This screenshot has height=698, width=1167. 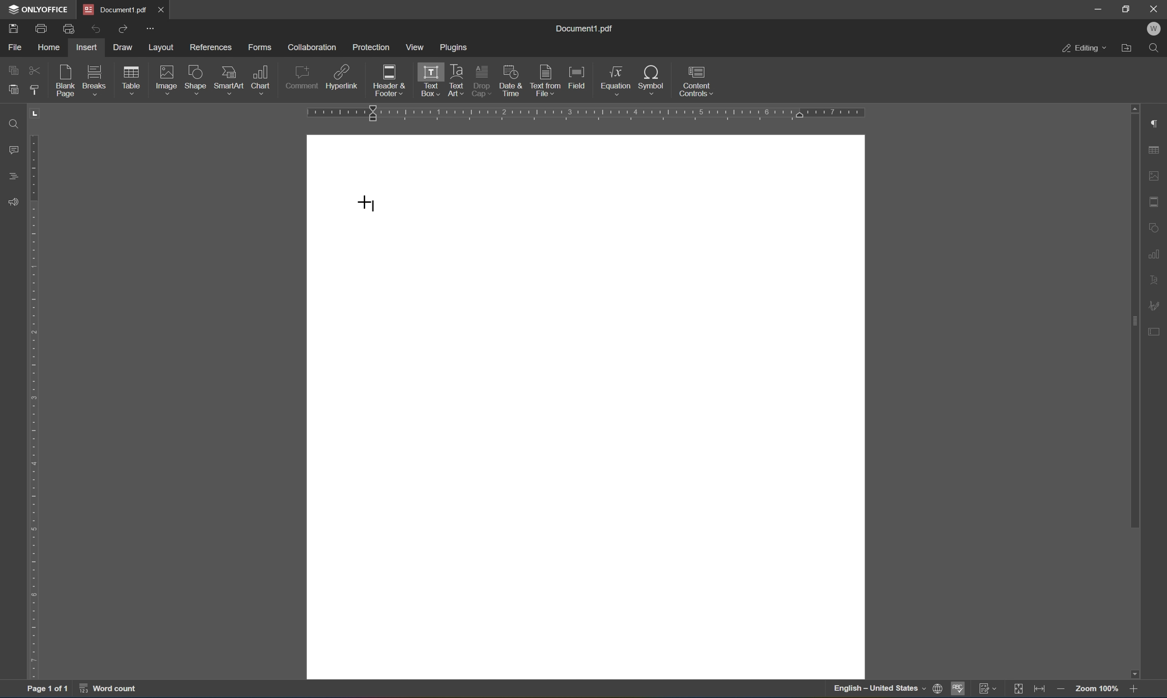 I want to click on Welcome, so click(x=1155, y=30).